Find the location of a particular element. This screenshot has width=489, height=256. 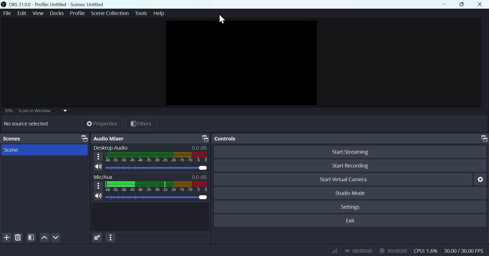

Mouse is located at coordinates (221, 20).